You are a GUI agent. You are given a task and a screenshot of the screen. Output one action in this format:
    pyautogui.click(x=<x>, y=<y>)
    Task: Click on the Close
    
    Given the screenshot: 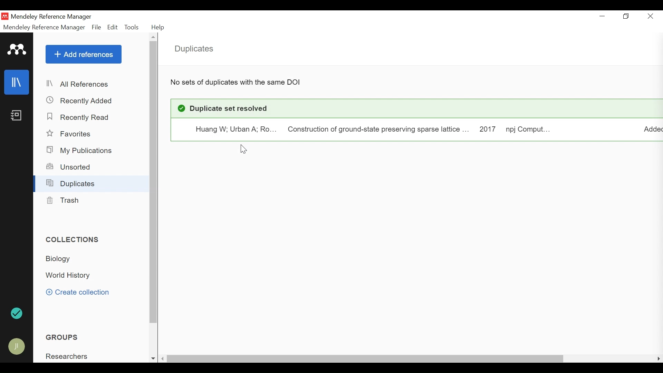 What is the action you would take?
    pyautogui.click(x=651, y=16)
    